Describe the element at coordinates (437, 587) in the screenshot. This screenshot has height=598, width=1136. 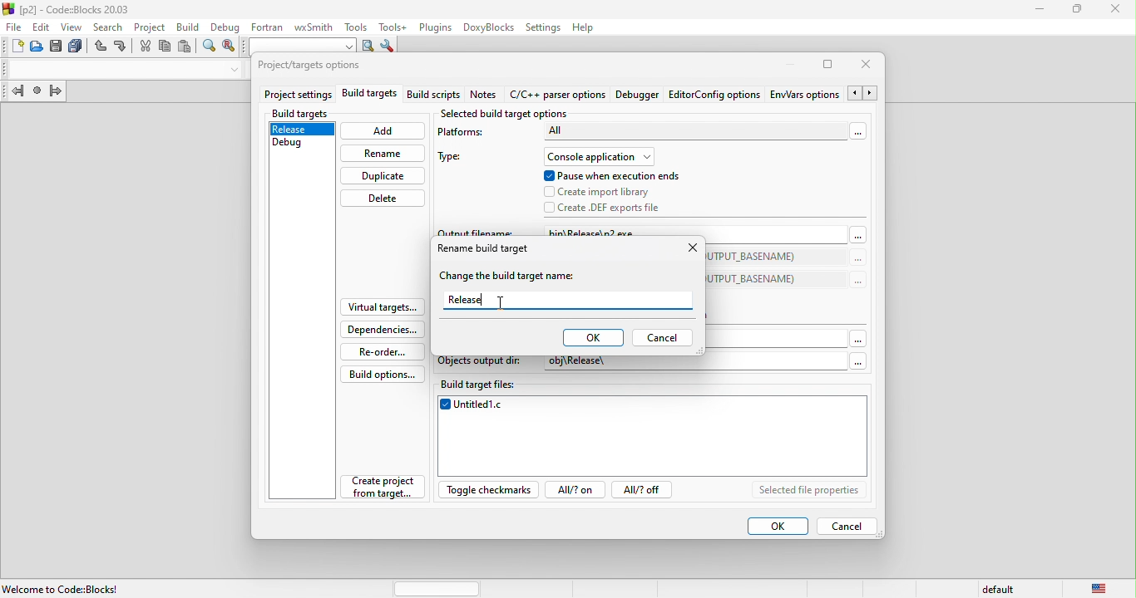
I see `horizontal scroll bar` at that location.